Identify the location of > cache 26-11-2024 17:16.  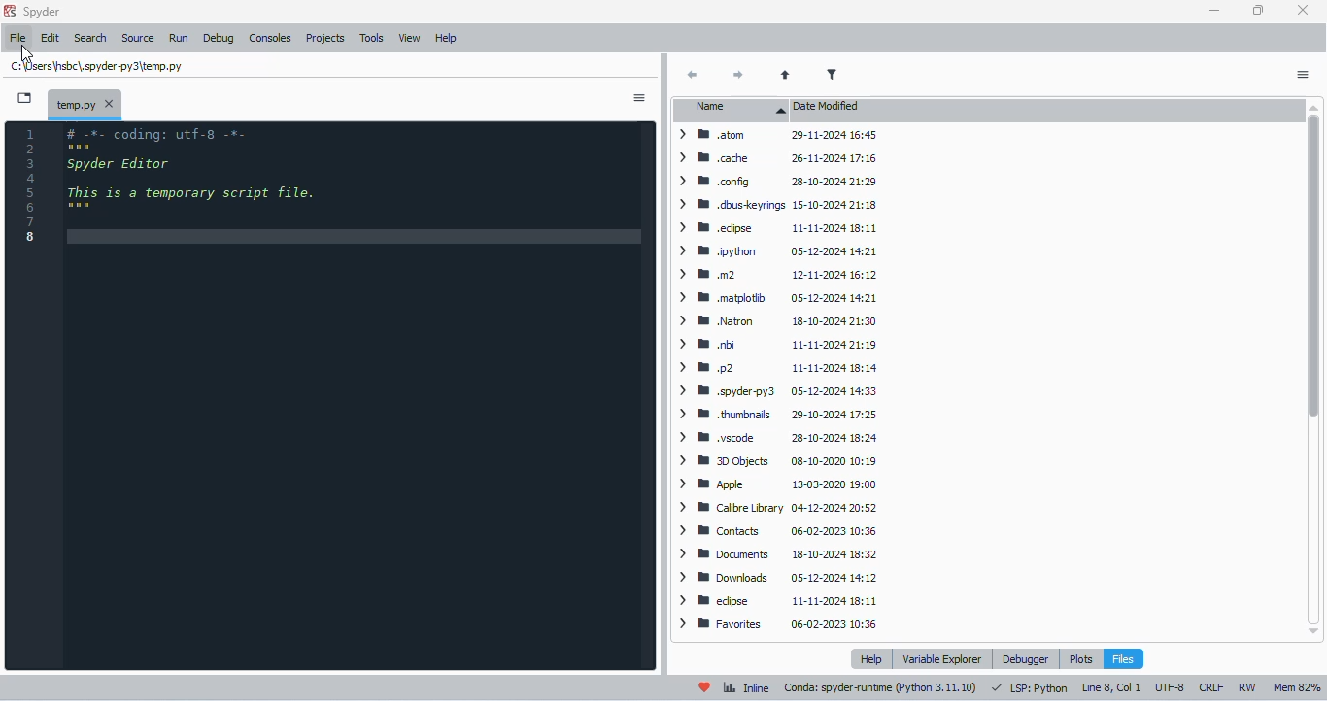
(772, 157).